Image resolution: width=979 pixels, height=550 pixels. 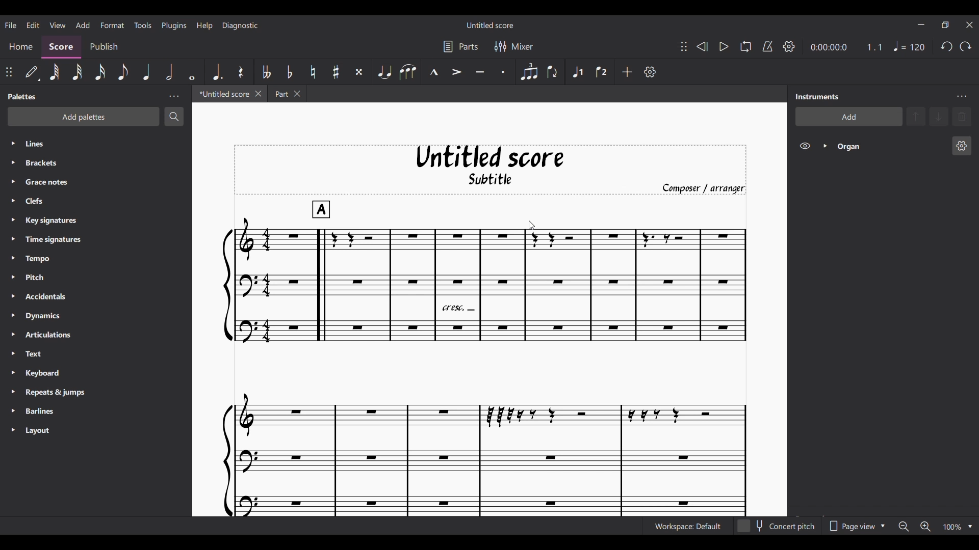 What do you see at coordinates (204, 25) in the screenshot?
I see `Help menu` at bounding box center [204, 25].